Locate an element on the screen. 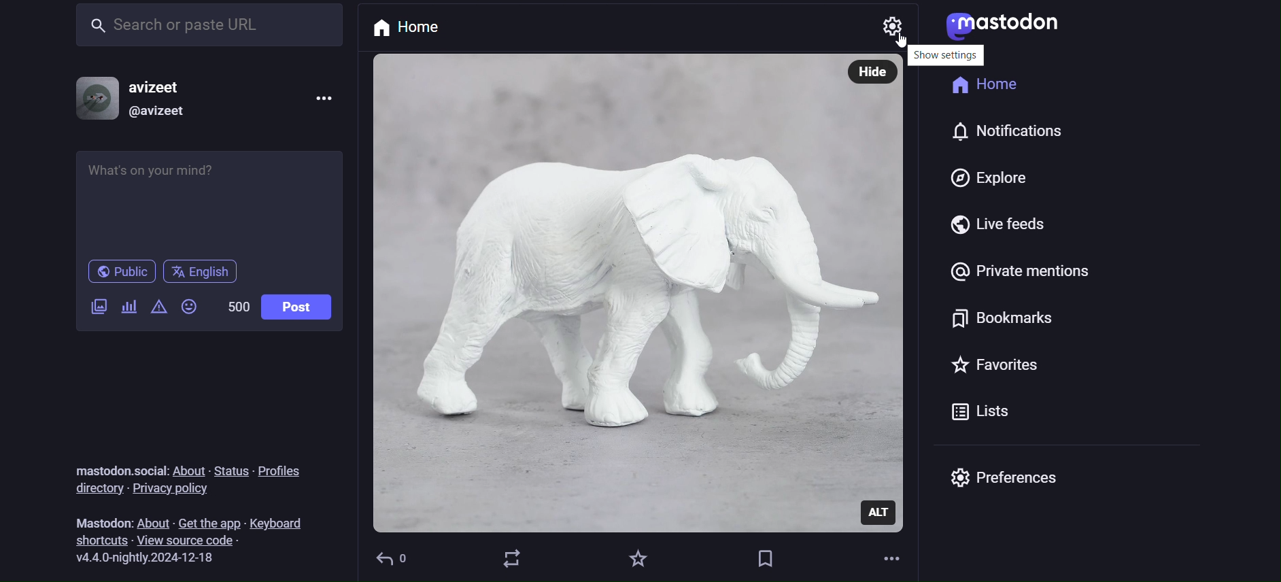  more is located at coordinates (892, 557).